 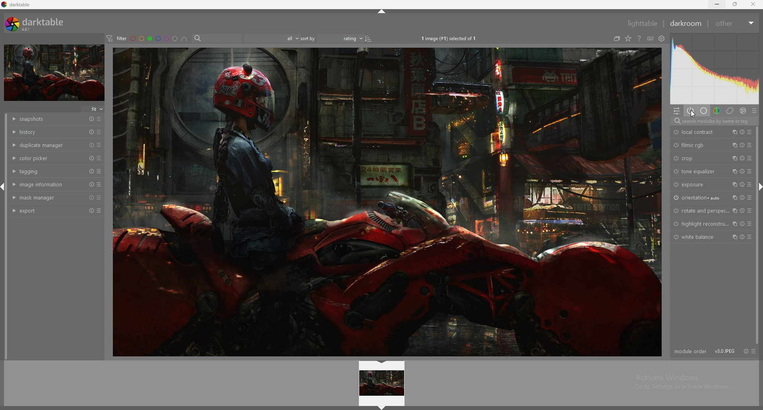 What do you see at coordinates (91, 171) in the screenshot?
I see `reset` at bounding box center [91, 171].